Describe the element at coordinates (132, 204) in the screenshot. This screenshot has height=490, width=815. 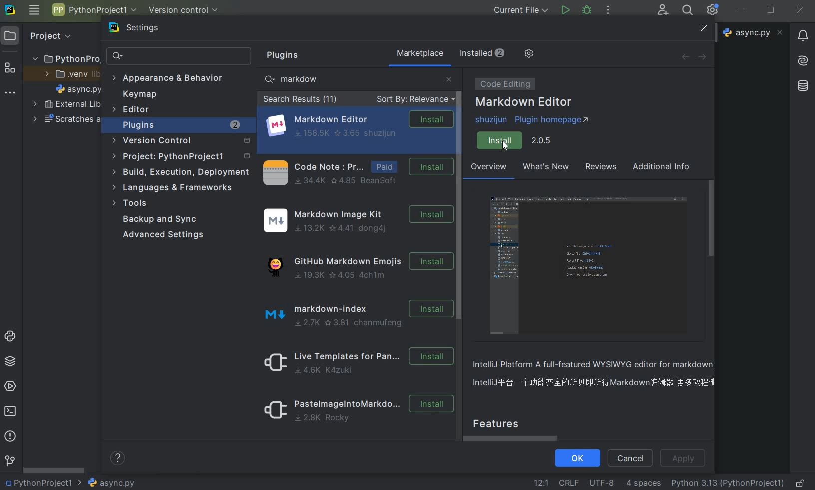
I see `tools` at that location.